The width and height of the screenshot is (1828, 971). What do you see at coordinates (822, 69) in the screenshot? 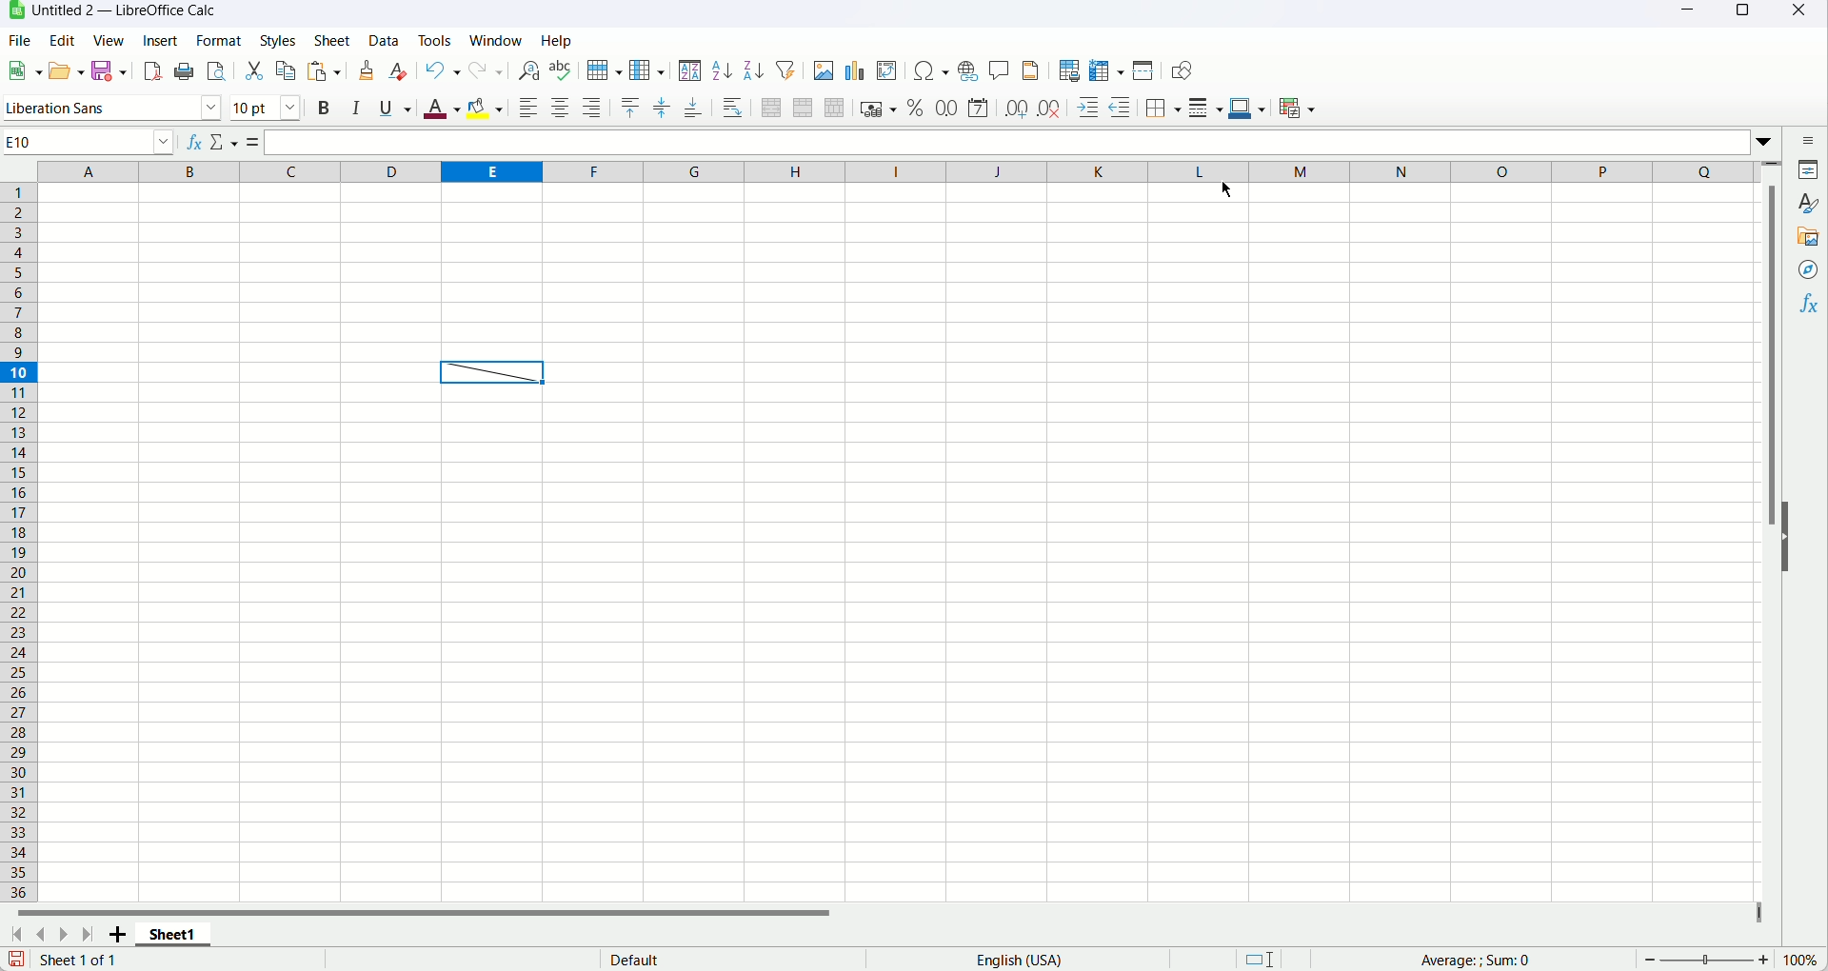
I see `Insert image` at bounding box center [822, 69].